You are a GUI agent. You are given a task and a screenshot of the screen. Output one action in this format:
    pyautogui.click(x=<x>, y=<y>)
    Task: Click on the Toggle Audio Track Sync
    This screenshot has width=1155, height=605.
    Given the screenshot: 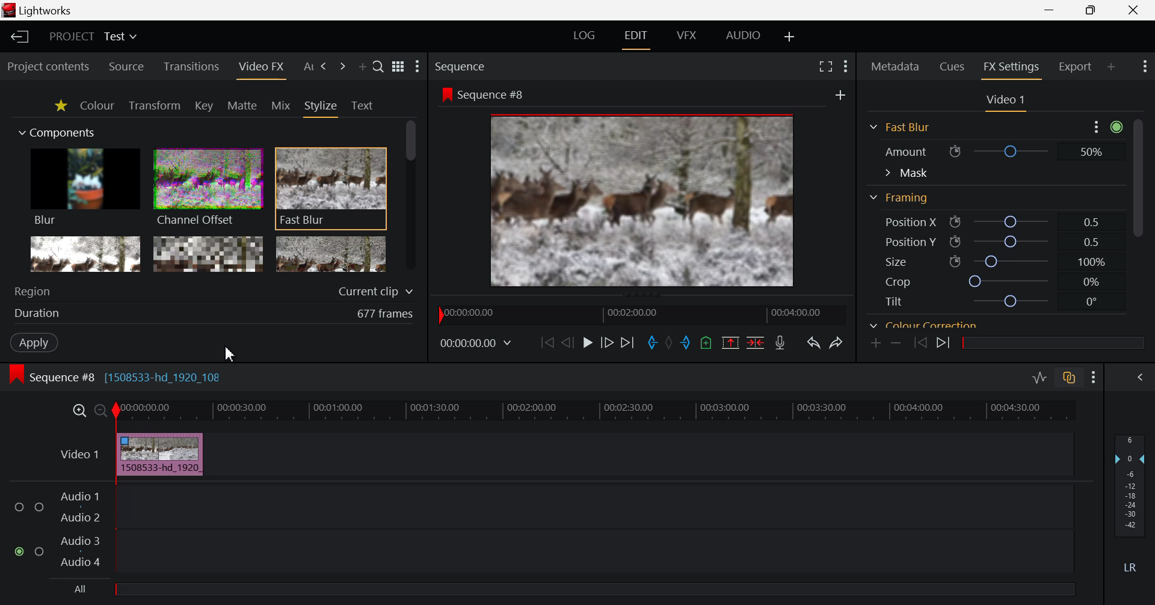 What is the action you would take?
    pyautogui.click(x=1068, y=378)
    